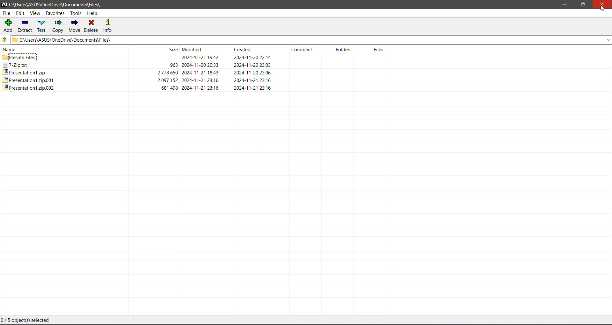  What do you see at coordinates (25, 26) in the screenshot?
I see `Extract` at bounding box center [25, 26].